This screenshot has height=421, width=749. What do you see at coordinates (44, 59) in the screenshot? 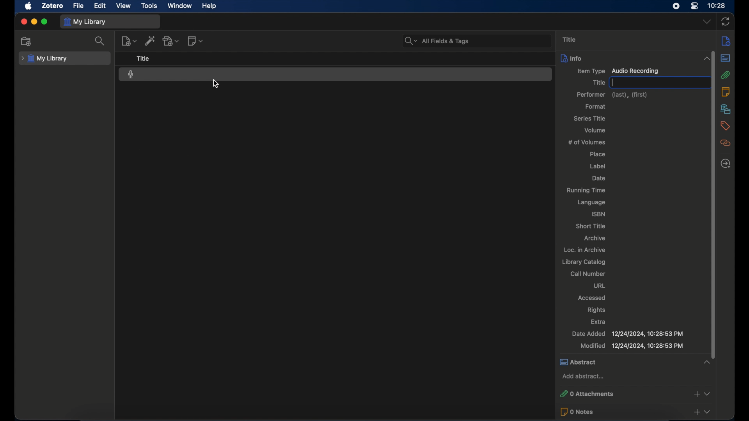
I see `my library` at bounding box center [44, 59].